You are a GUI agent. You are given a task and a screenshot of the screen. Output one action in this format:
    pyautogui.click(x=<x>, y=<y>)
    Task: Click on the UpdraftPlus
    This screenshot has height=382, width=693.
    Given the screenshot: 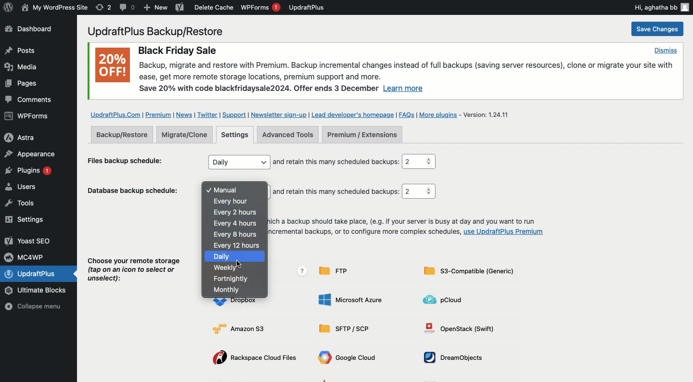 What is the action you would take?
    pyautogui.click(x=307, y=7)
    